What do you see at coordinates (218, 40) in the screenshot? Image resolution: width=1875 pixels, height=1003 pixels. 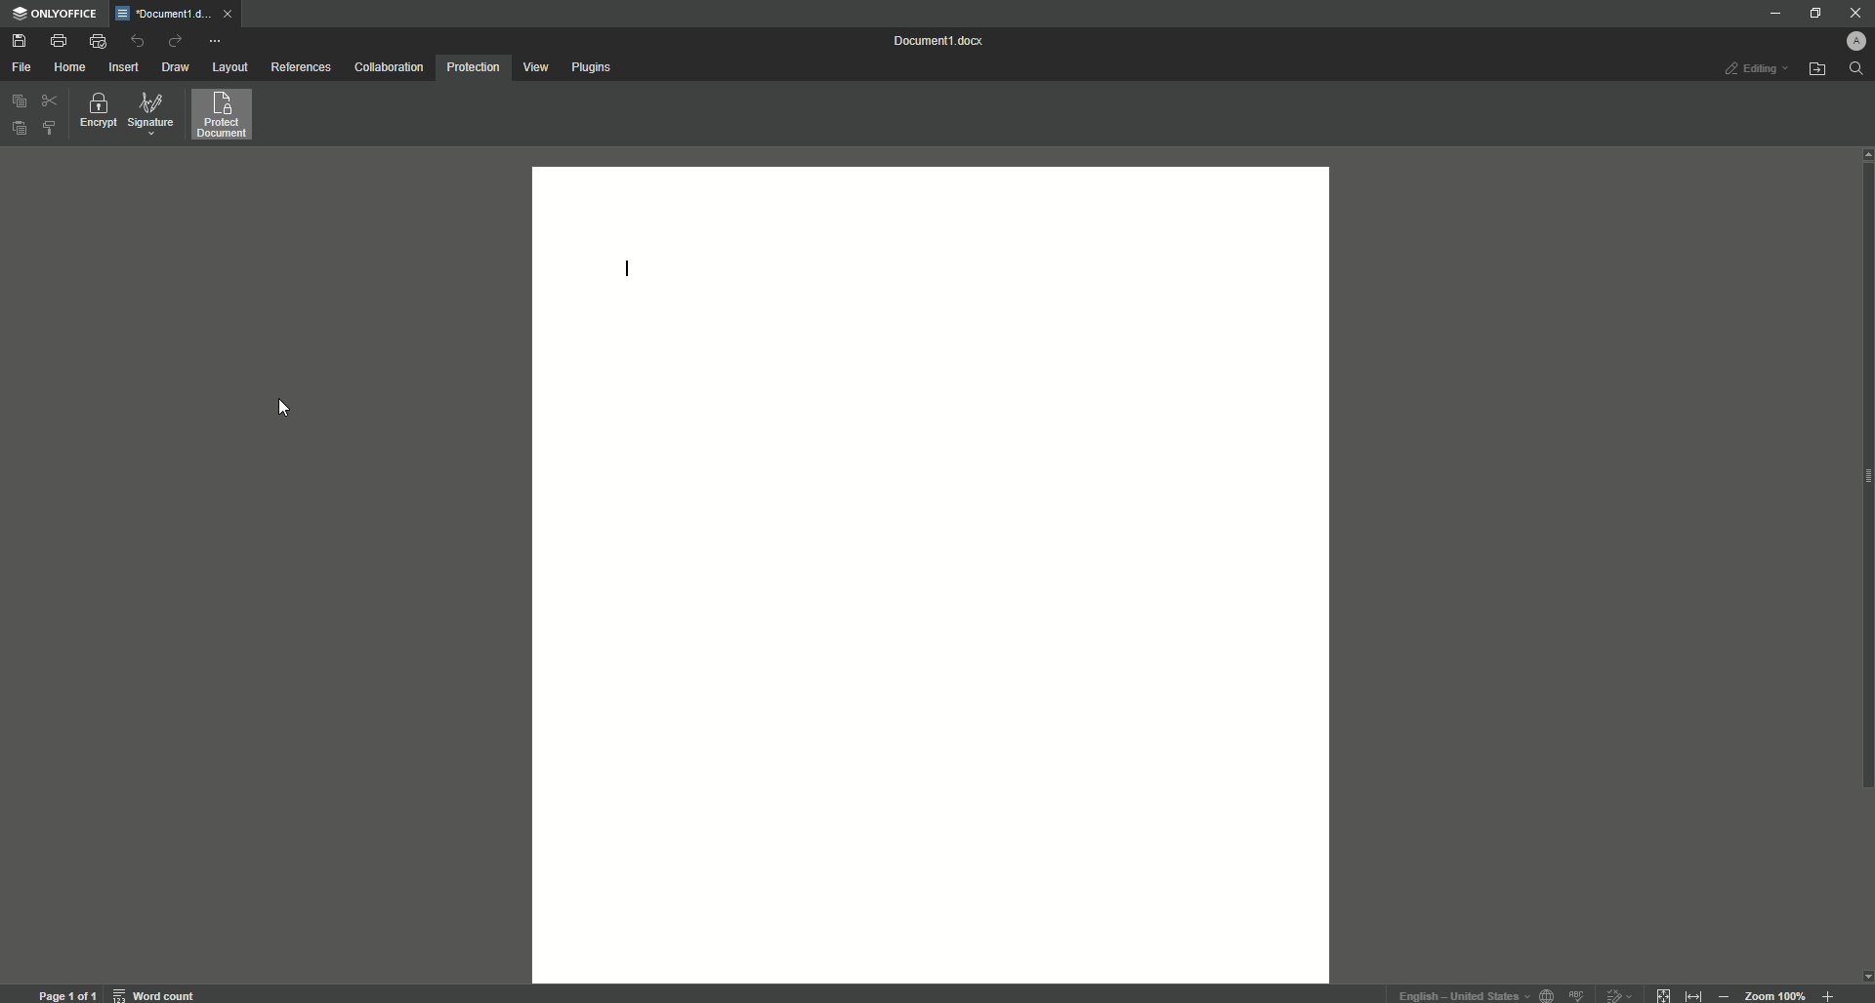 I see `More actions` at bounding box center [218, 40].